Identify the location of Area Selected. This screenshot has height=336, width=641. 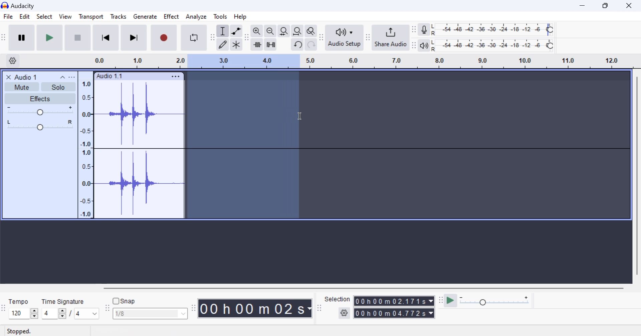
(243, 146).